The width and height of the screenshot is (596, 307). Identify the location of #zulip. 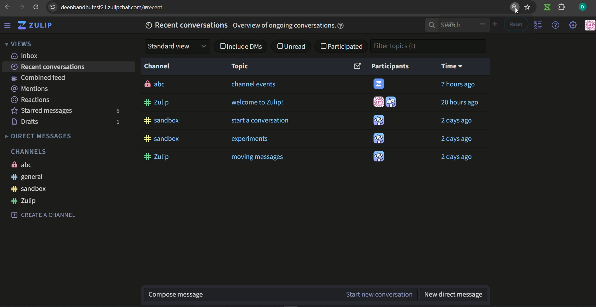
(26, 201).